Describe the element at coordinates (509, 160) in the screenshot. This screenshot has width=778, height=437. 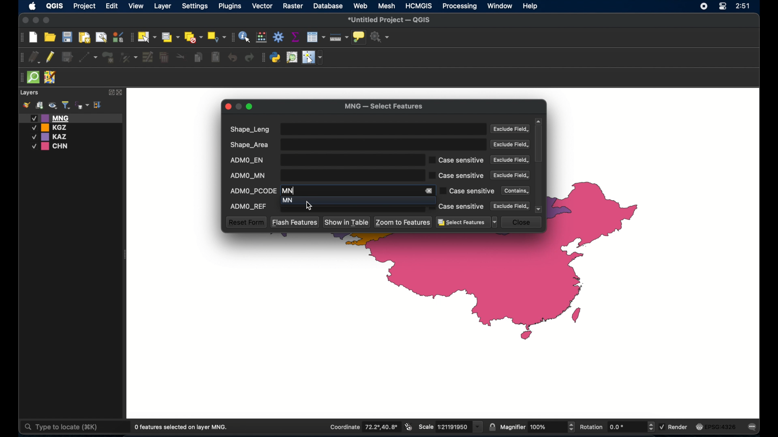
I see `Exclude field` at that location.